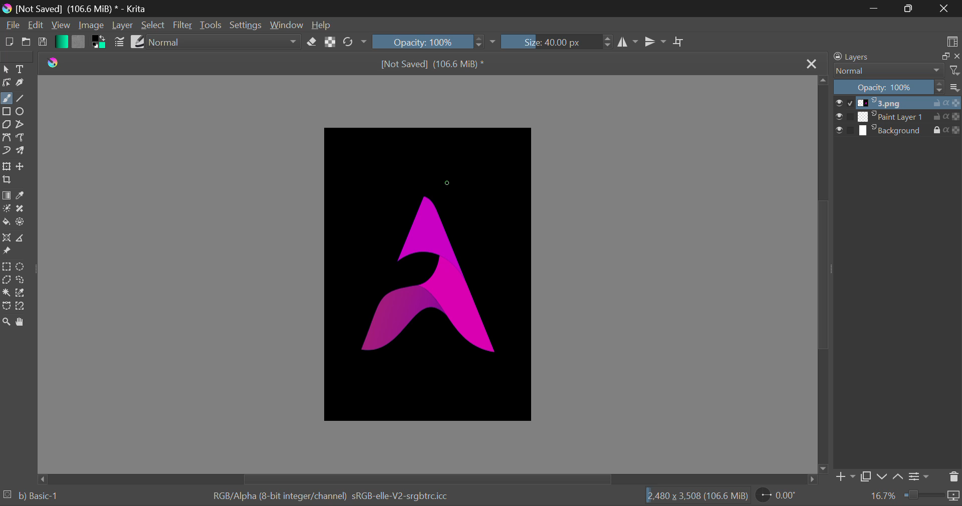 Image resolution: width=962 pixels, height=506 pixels. I want to click on Eyedropper, so click(23, 196).